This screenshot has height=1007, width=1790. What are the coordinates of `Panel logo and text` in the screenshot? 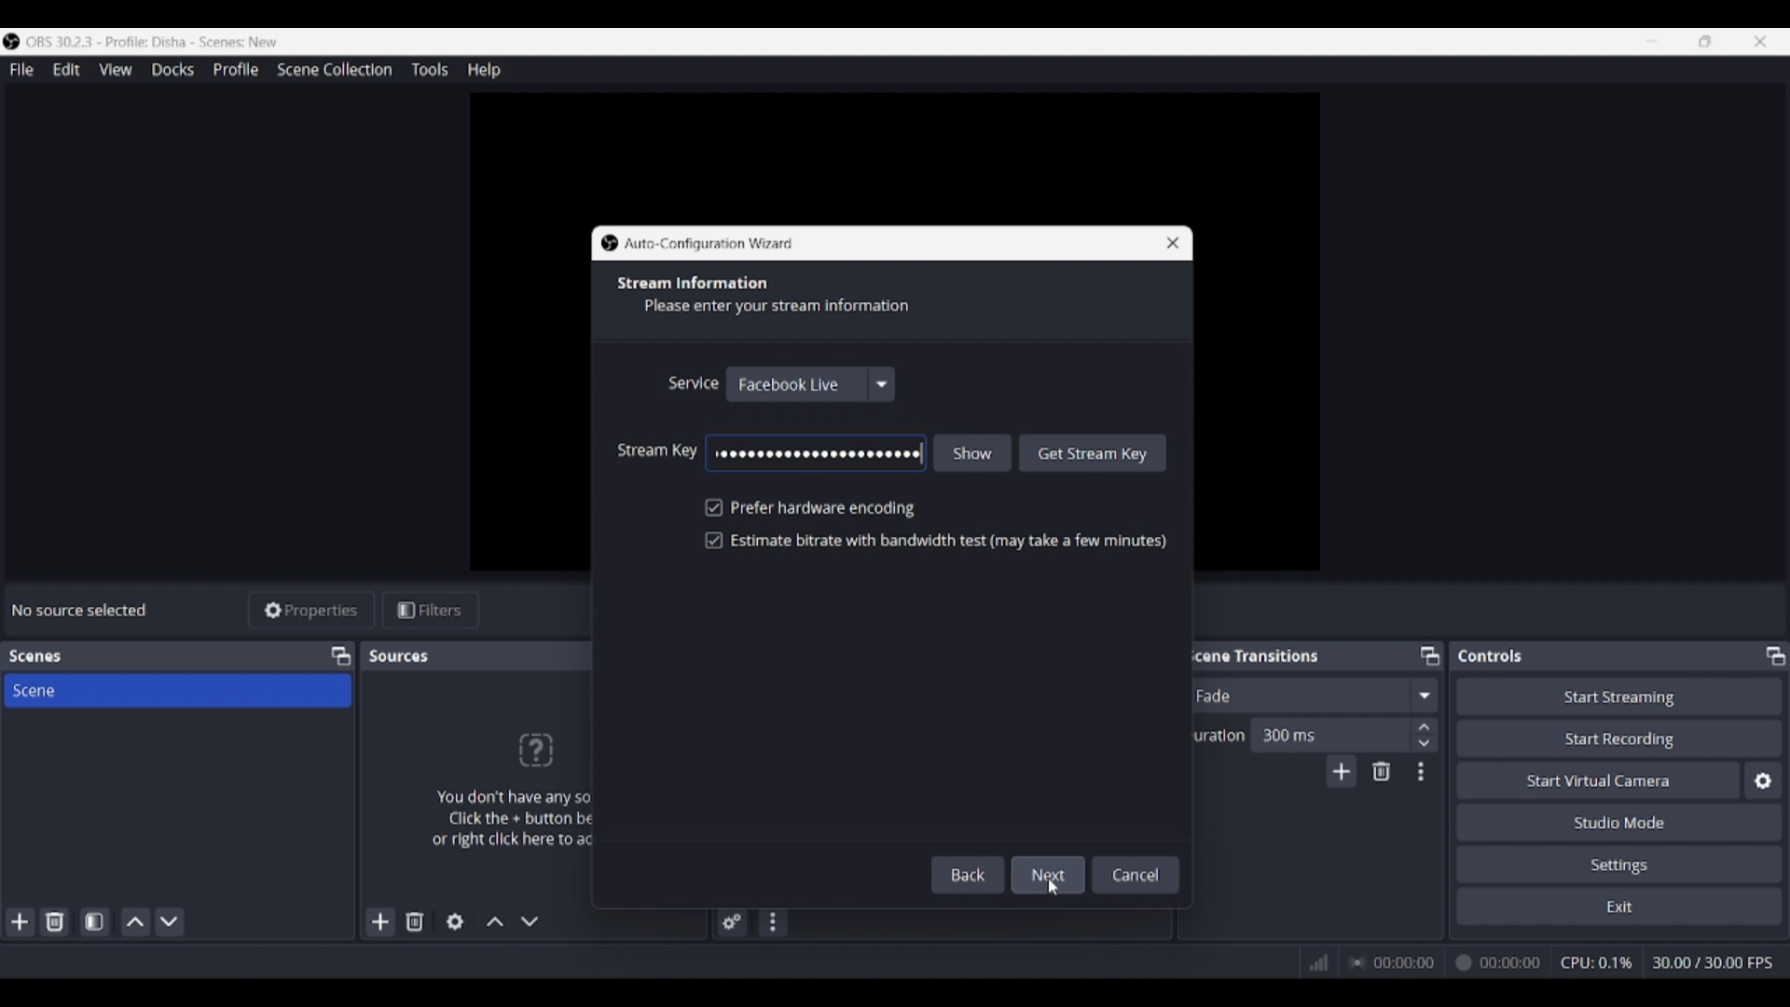 It's located at (503, 789).